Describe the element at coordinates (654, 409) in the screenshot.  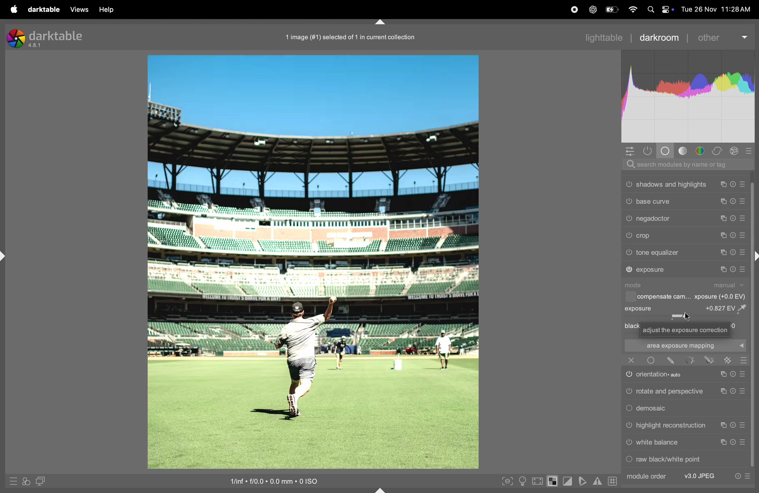
I see `demosaic` at that location.